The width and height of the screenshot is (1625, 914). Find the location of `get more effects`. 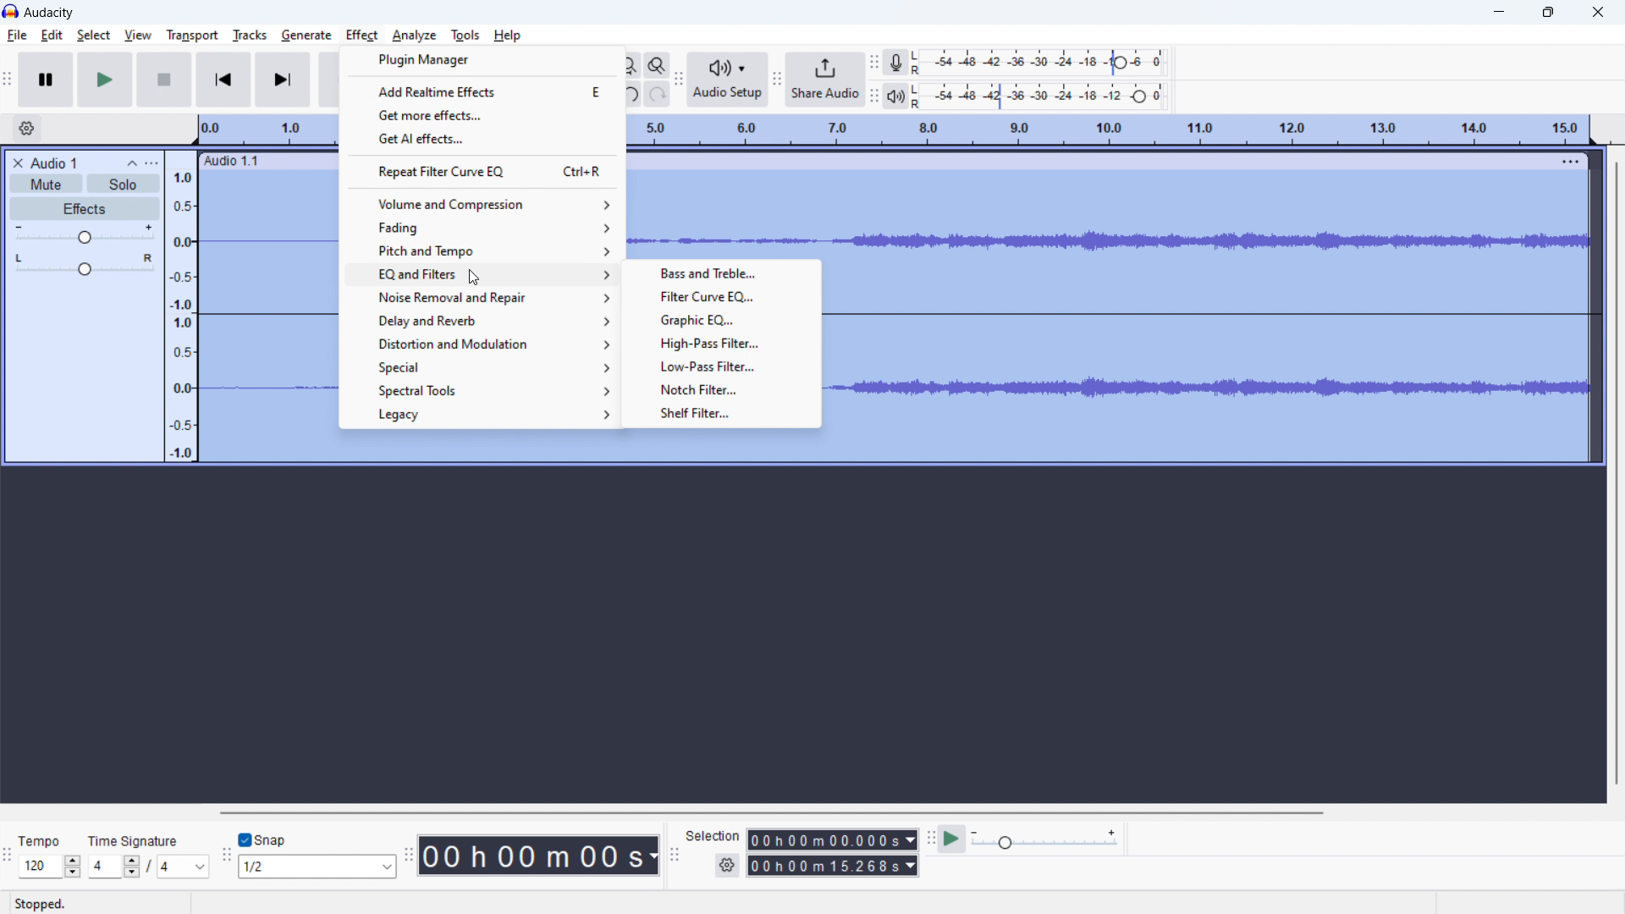

get more effects is located at coordinates (484, 113).